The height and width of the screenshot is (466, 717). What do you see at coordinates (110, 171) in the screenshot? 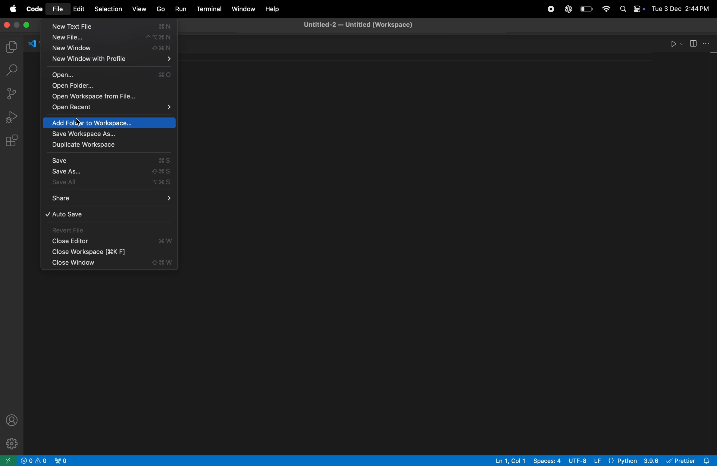
I see `save as` at bounding box center [110, 171].